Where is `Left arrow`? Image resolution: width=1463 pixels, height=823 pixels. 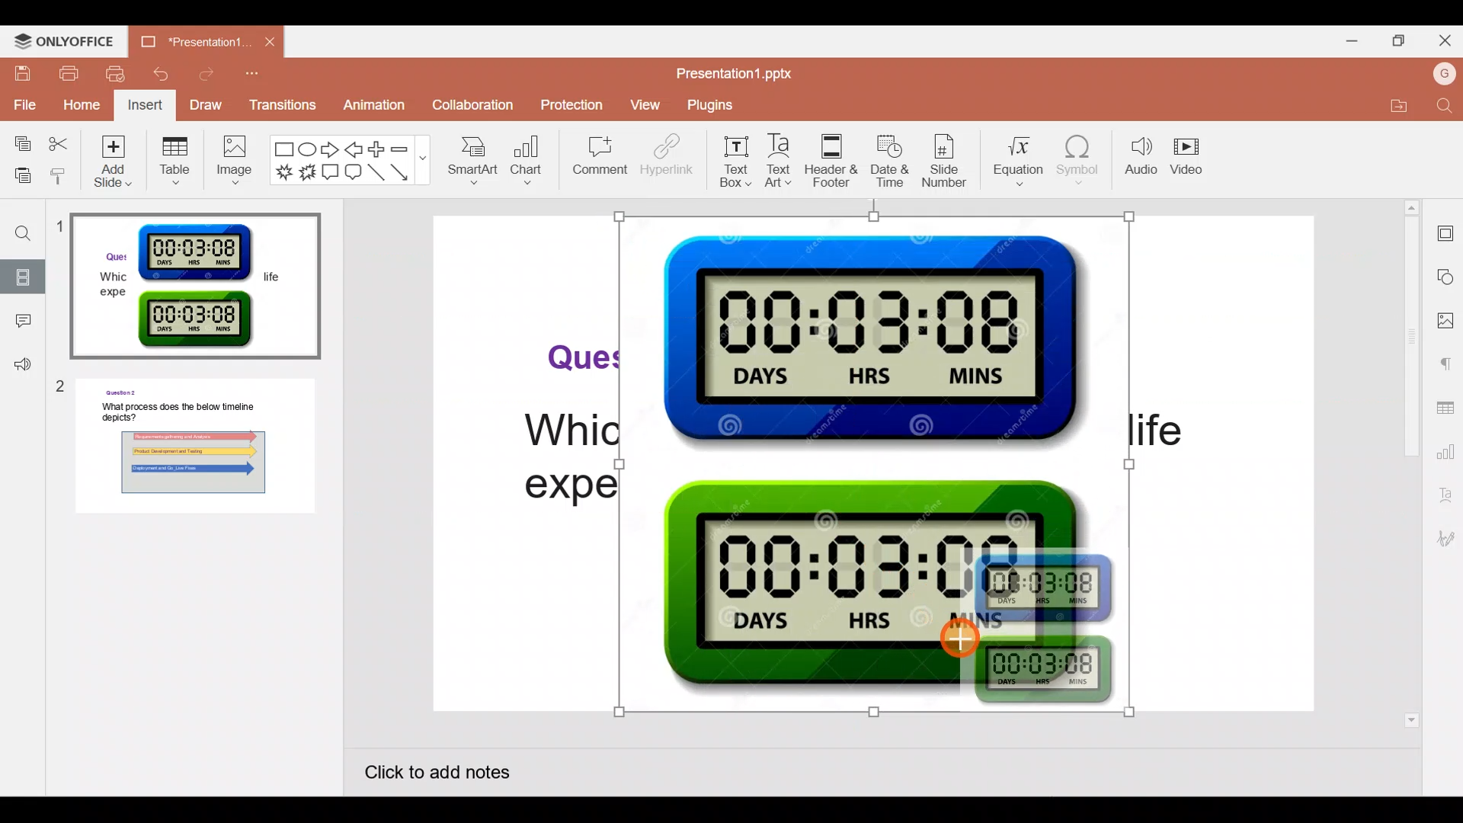 Left arrow is located at coordinates (357, 150).